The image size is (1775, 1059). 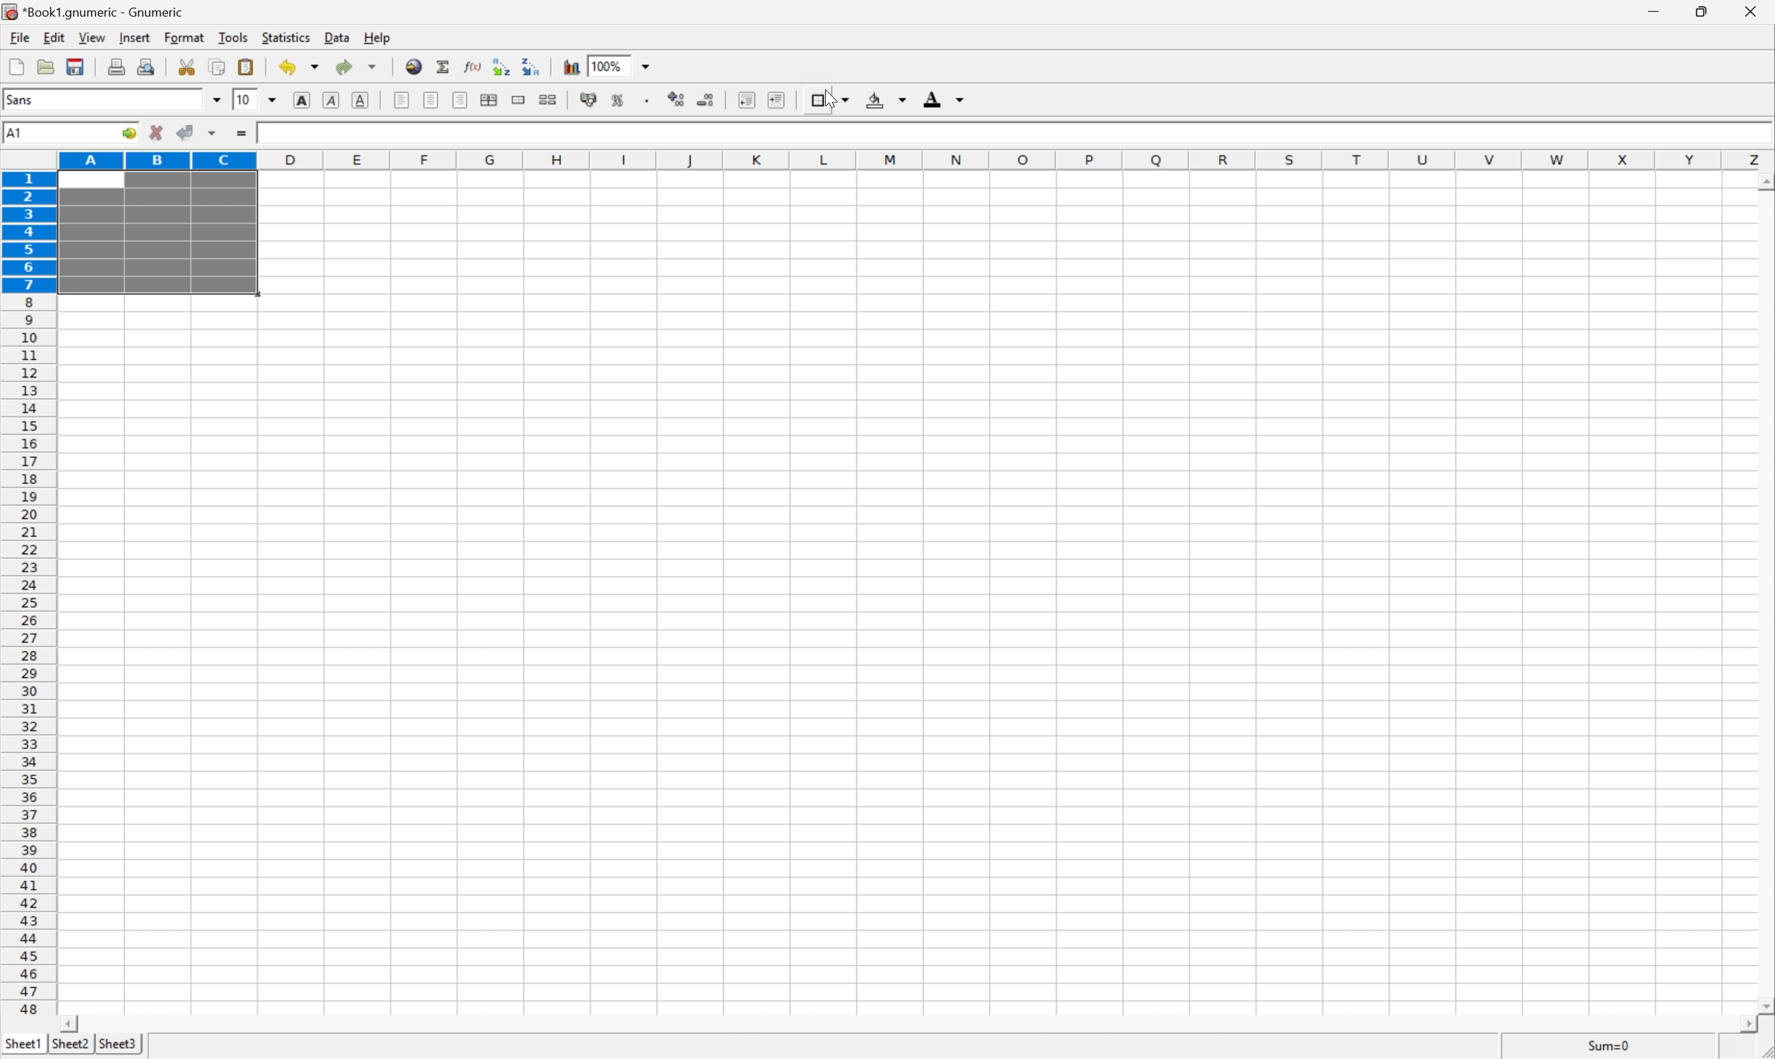 I want to click on cursor on borders, so click(x=824, y=101).